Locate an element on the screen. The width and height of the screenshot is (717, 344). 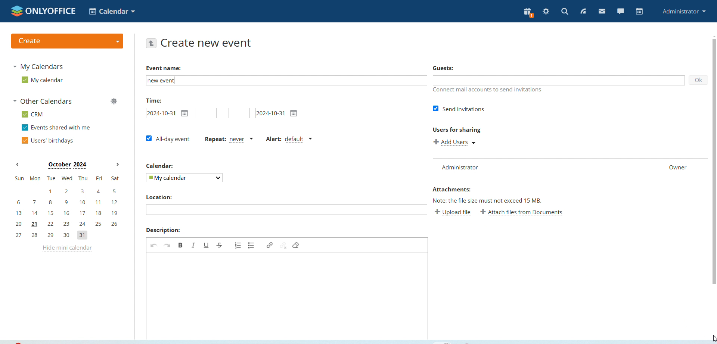
repeat is located at coordinates (229, 140).